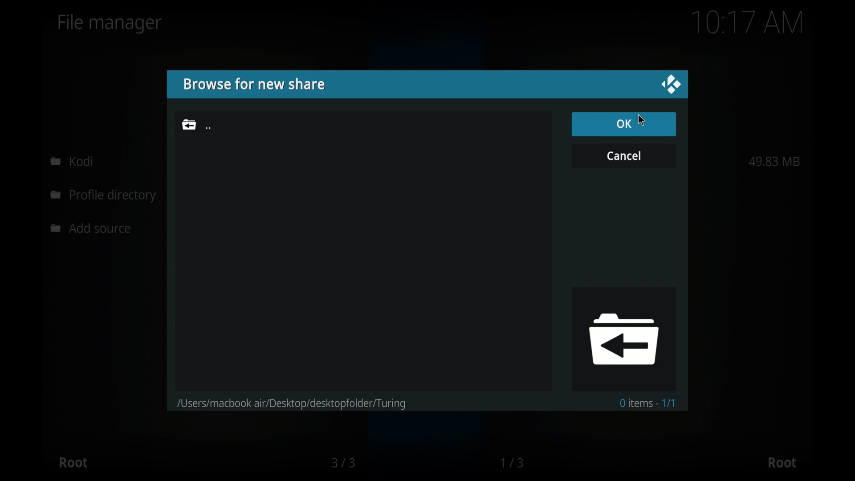  I want to click on 10.16 am, so click(748, 22).